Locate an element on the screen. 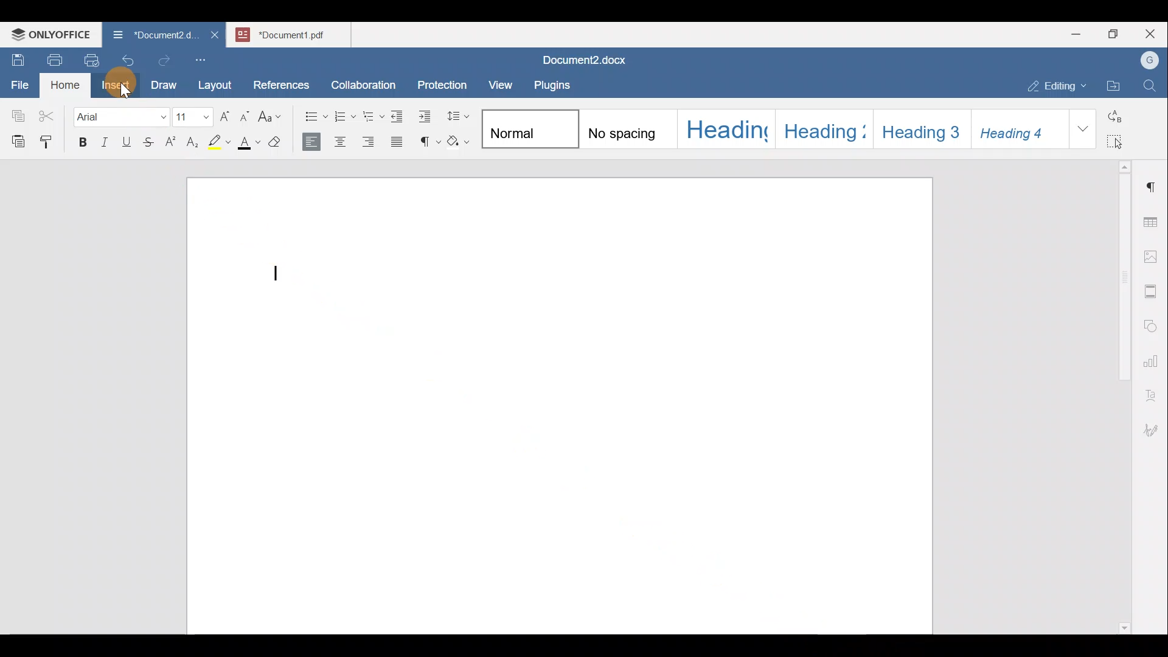 The width and height of the screenshot is (1168, 657). Undo is located at coordinates (125, 58).